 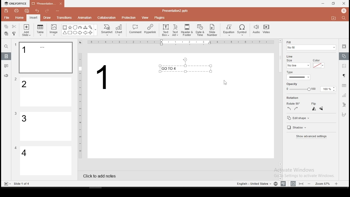 What do you see at coordinates (243, 30) in the screenshot?
I see `symbol` at bounding box center [243, 30].